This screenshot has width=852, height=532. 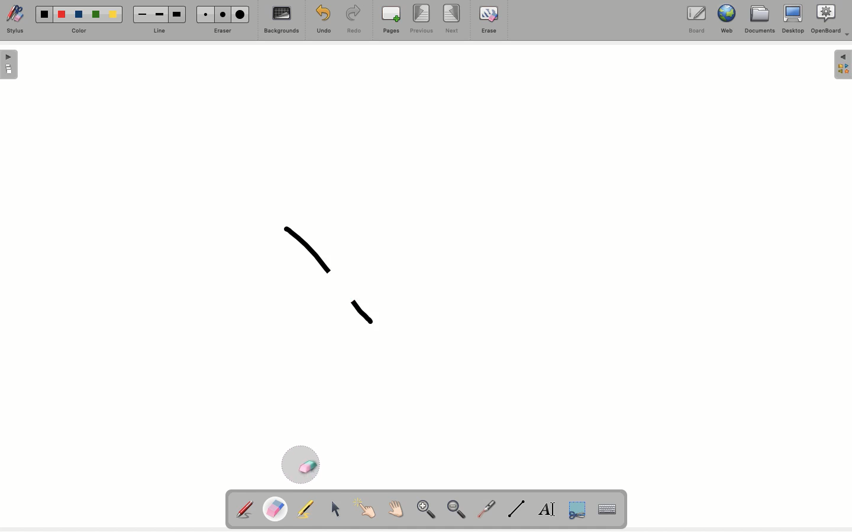 I want to click on Black, so click(x=45, y=14).